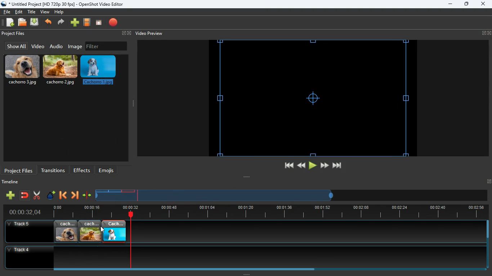  I want to click on cachorro.2.jpg, so click(61, 72).